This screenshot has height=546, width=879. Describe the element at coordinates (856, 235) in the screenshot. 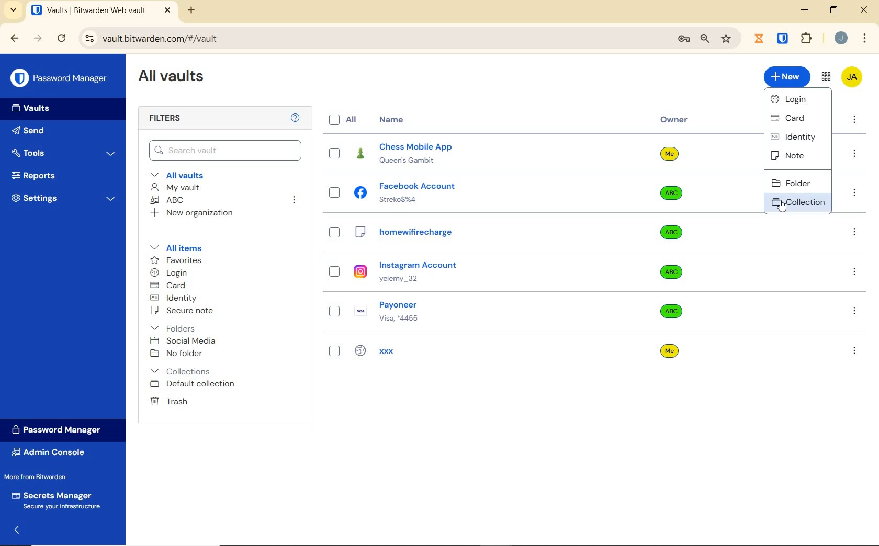

I see `more options` at that location.